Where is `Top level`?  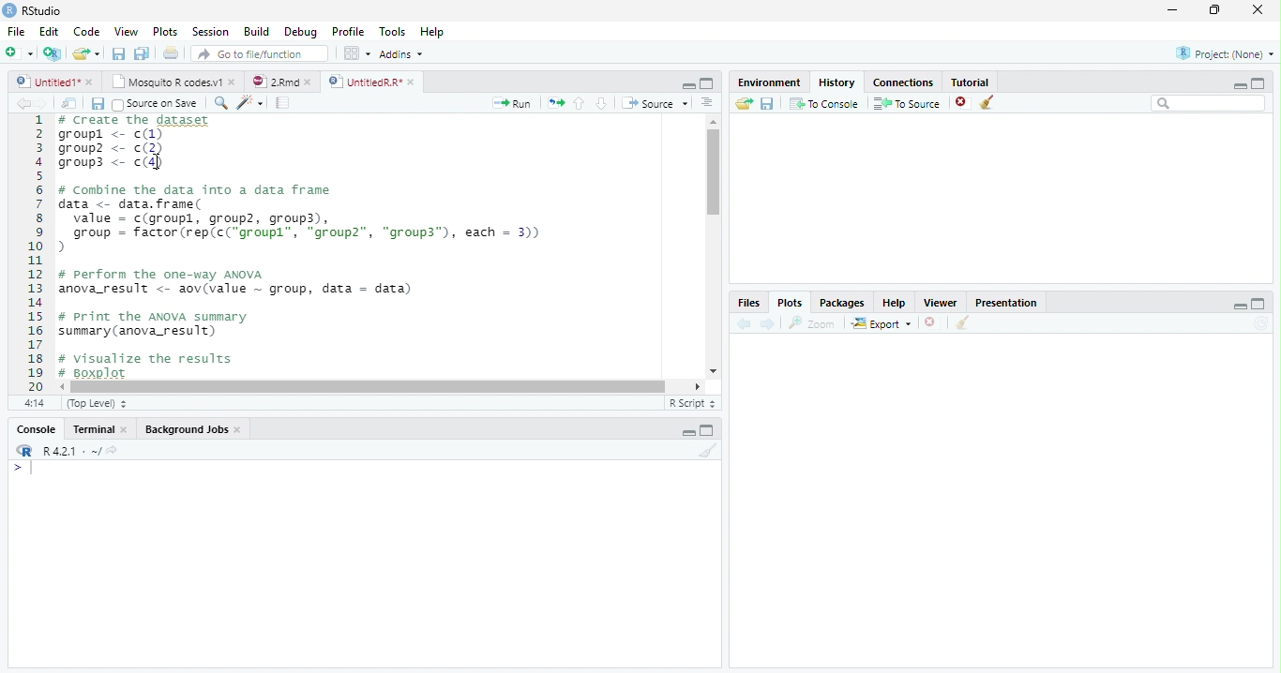
Top level is located at coordinates (99, 404).